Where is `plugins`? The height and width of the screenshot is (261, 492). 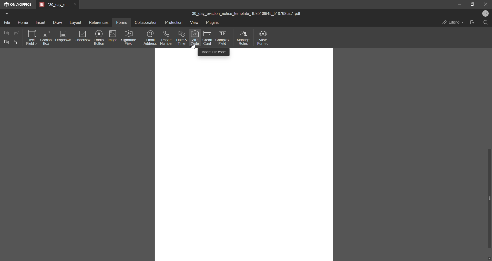 plugins is located at coordinates (212, 23).